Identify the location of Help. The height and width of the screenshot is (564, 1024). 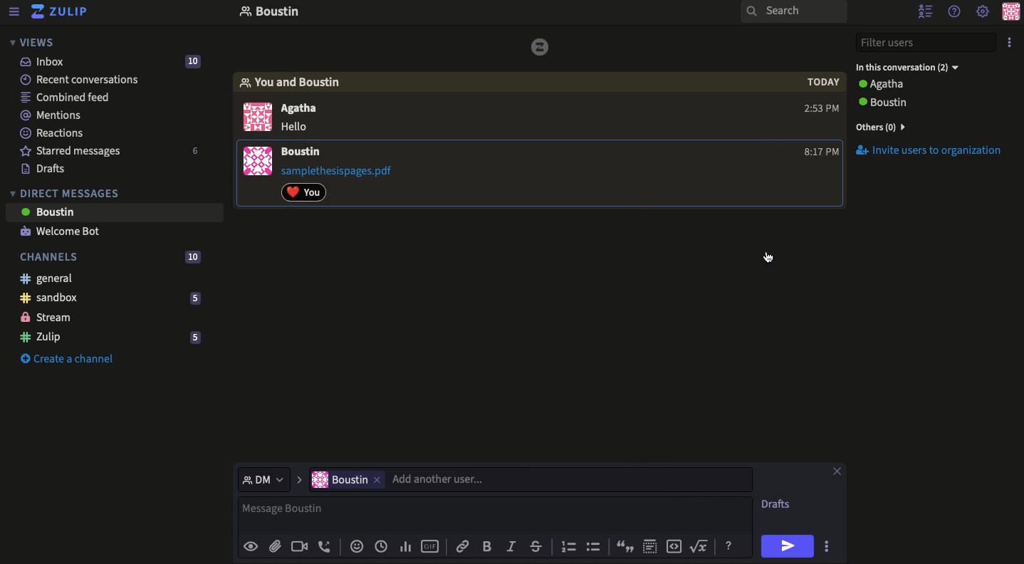
(729, 545).